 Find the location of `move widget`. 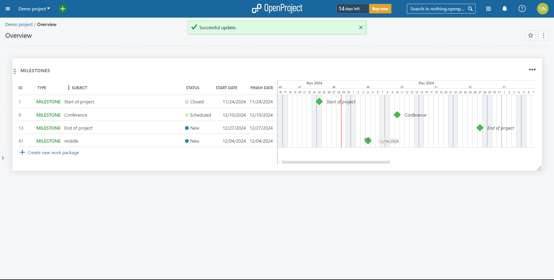

move widget is located at coordinates (15, 71).